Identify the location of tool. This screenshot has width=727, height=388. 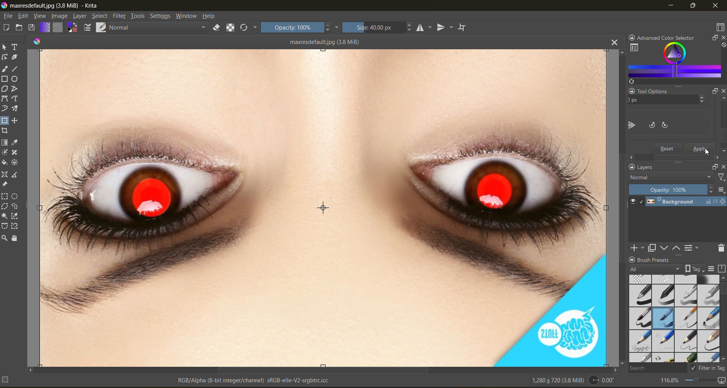
(17, 88).